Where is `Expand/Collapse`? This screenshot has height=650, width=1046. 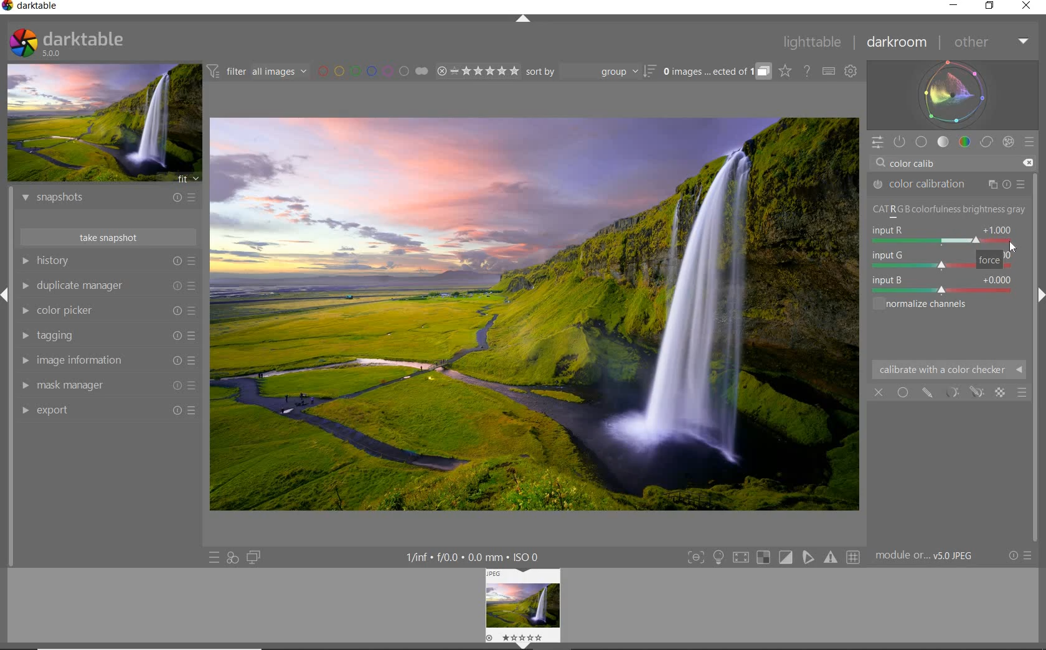
Expand/Collapse is located at coordinates (522, 644).